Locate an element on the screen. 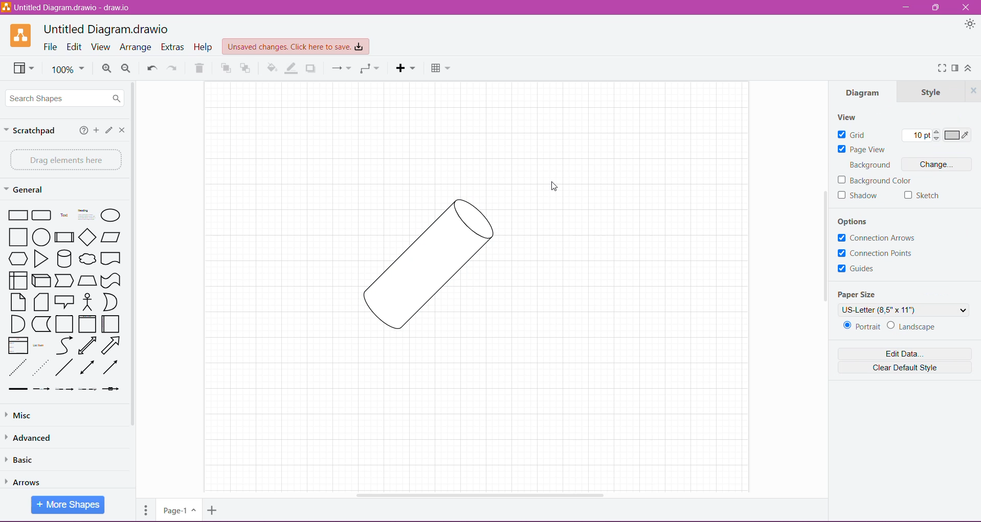 Image resolution: width=981 pixels, height=522 pixels. Landscape is located at coordinates (917, 328).